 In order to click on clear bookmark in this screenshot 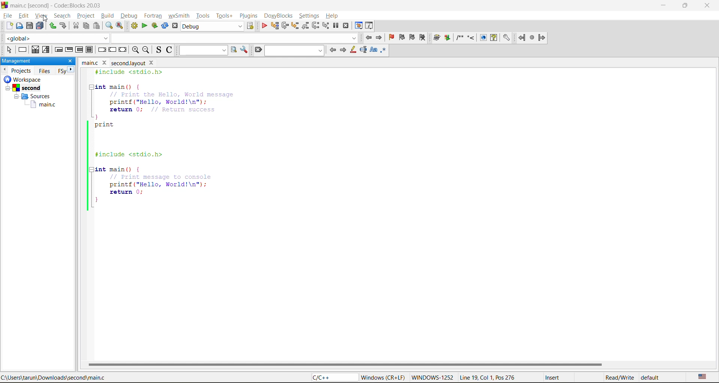, I will do `click(422, 39)`.